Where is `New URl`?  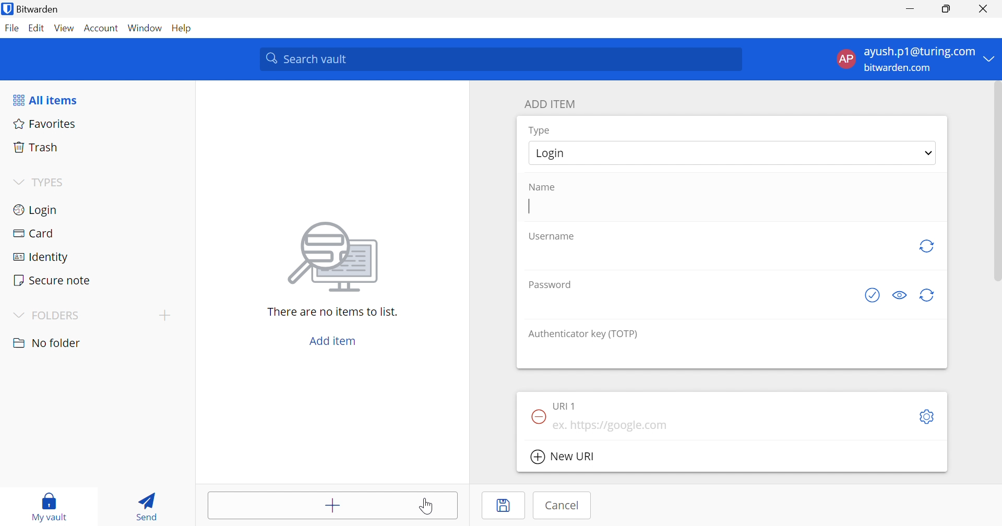
New URl is located at coordinates (563, 457).